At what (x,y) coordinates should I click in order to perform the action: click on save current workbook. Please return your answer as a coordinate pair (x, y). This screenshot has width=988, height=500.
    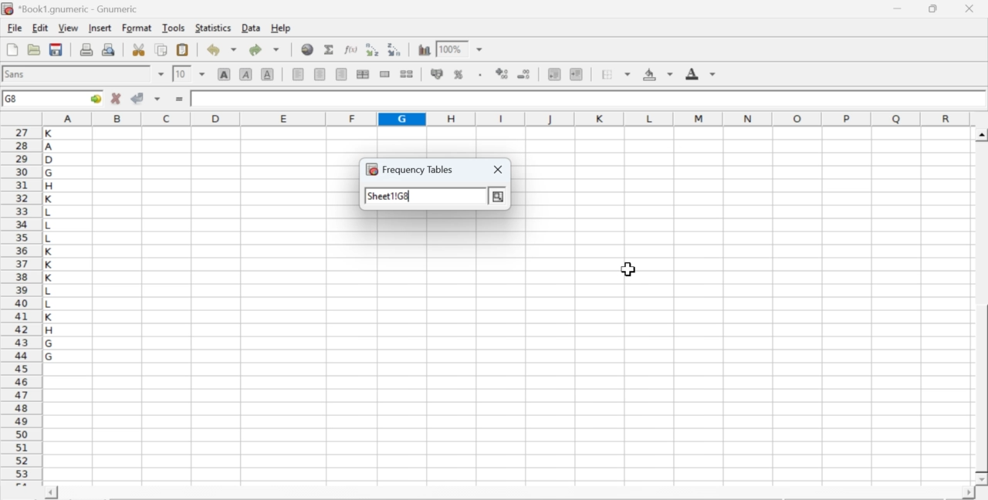
    Looking at the image, I should click on (56, 49).